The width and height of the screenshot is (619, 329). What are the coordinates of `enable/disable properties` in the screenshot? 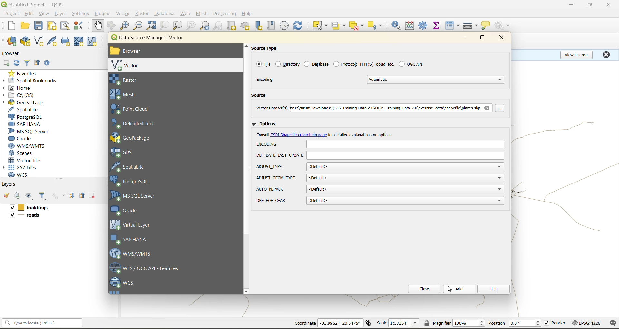 It's located at (49, 64).